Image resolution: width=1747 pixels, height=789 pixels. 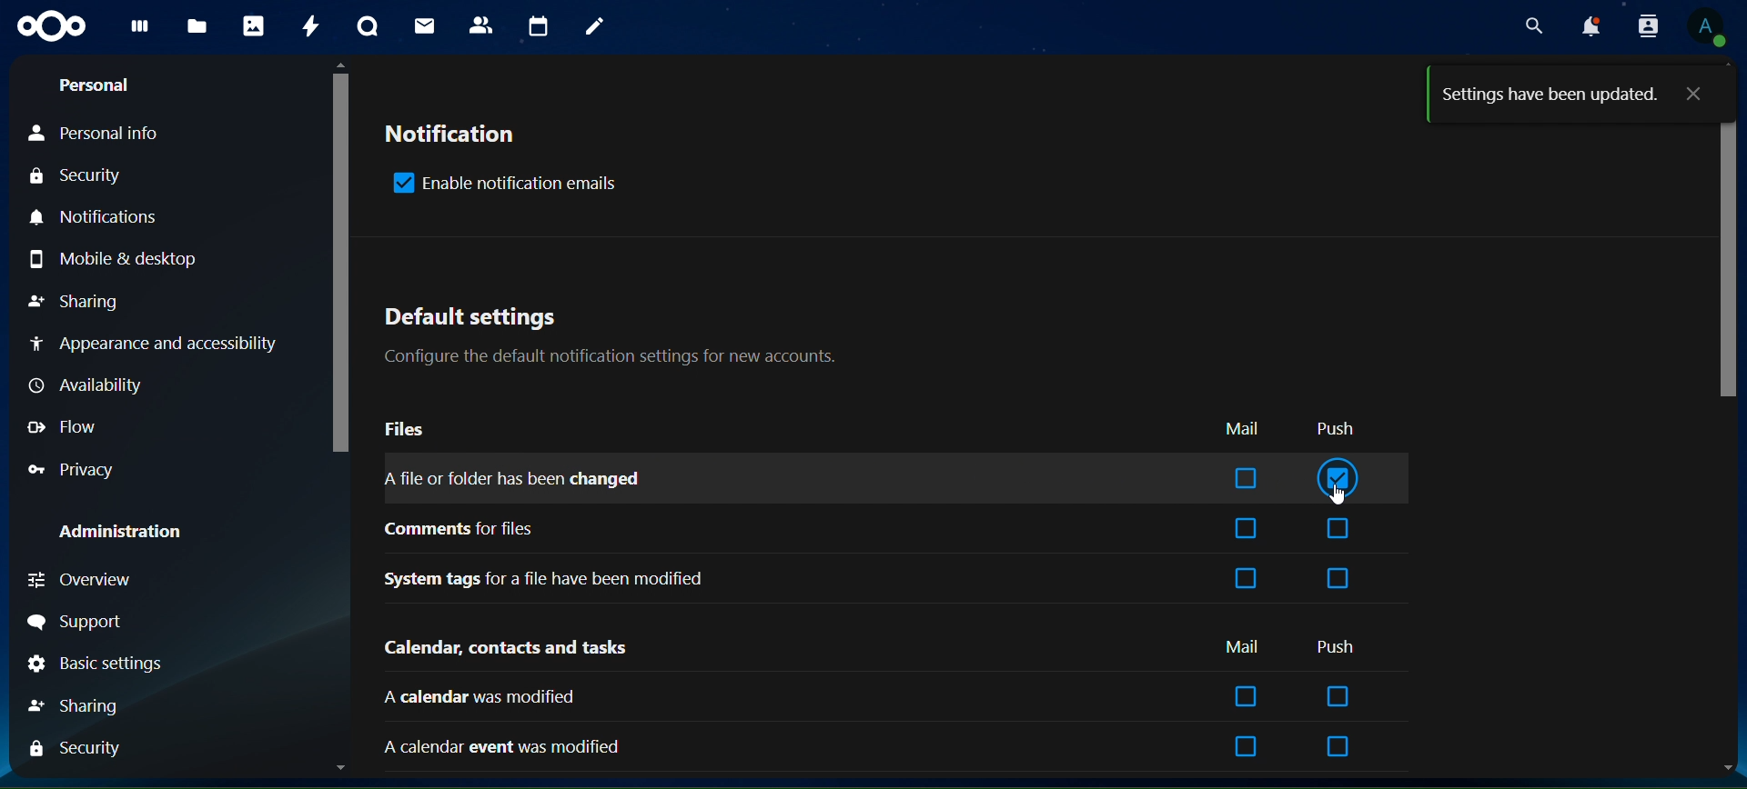 I want to click on box, so click(x=1338, y=530).